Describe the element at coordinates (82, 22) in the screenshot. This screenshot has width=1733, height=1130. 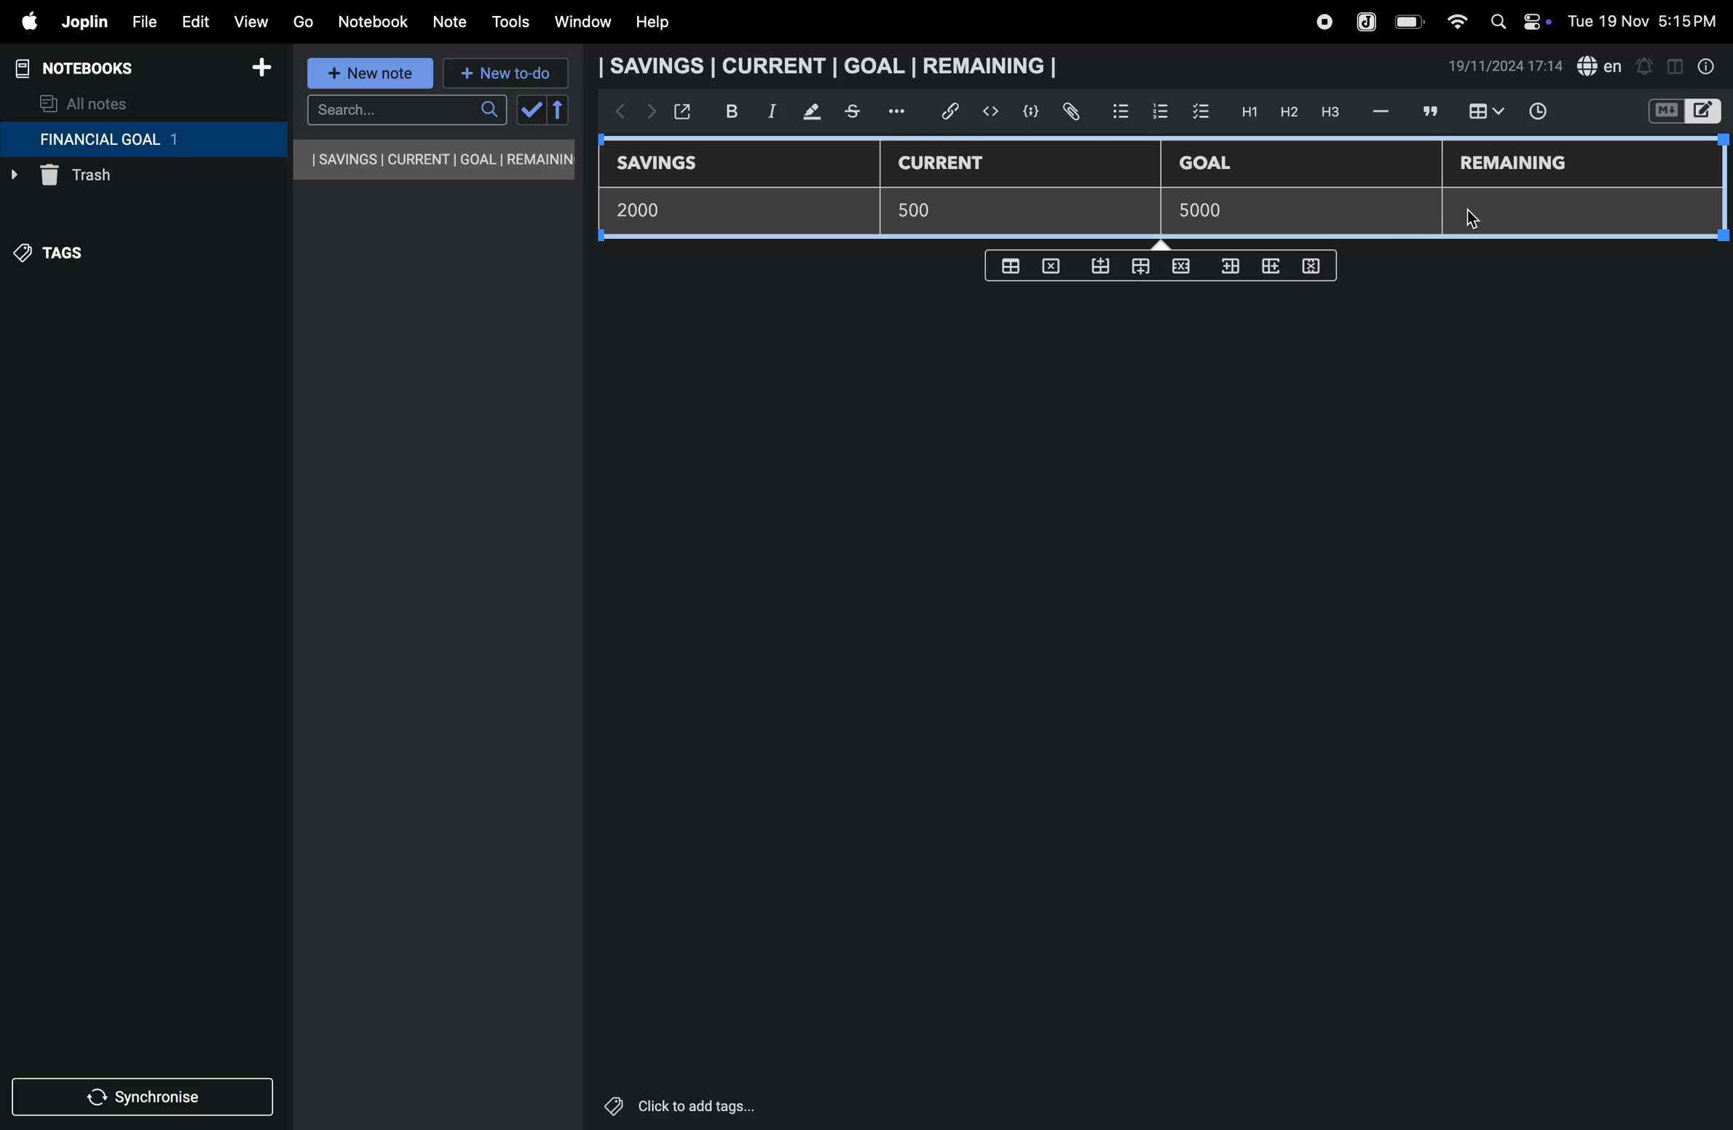
I see `joplin menu` at that location.